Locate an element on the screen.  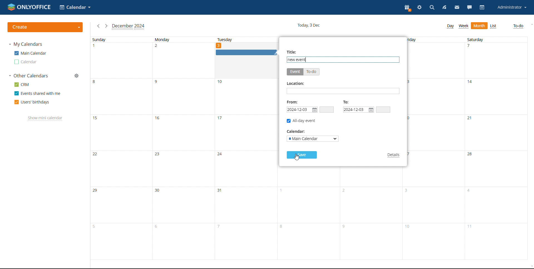
calendar is located at coordinates (482, 8).